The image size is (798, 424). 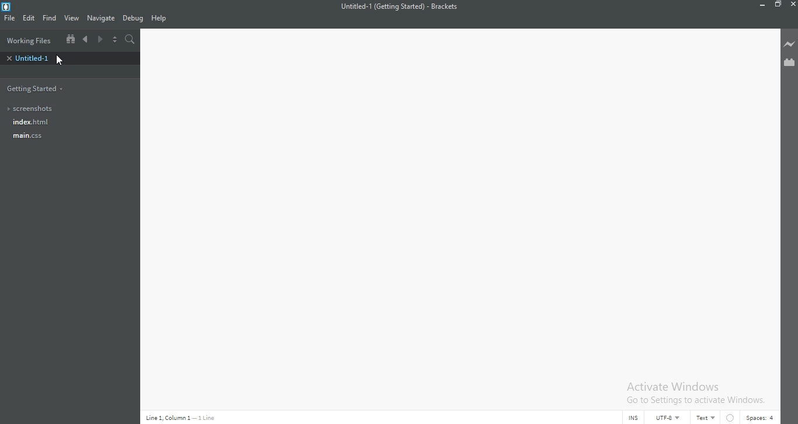 I want to click on No linter available, so click(x=733, y=418).